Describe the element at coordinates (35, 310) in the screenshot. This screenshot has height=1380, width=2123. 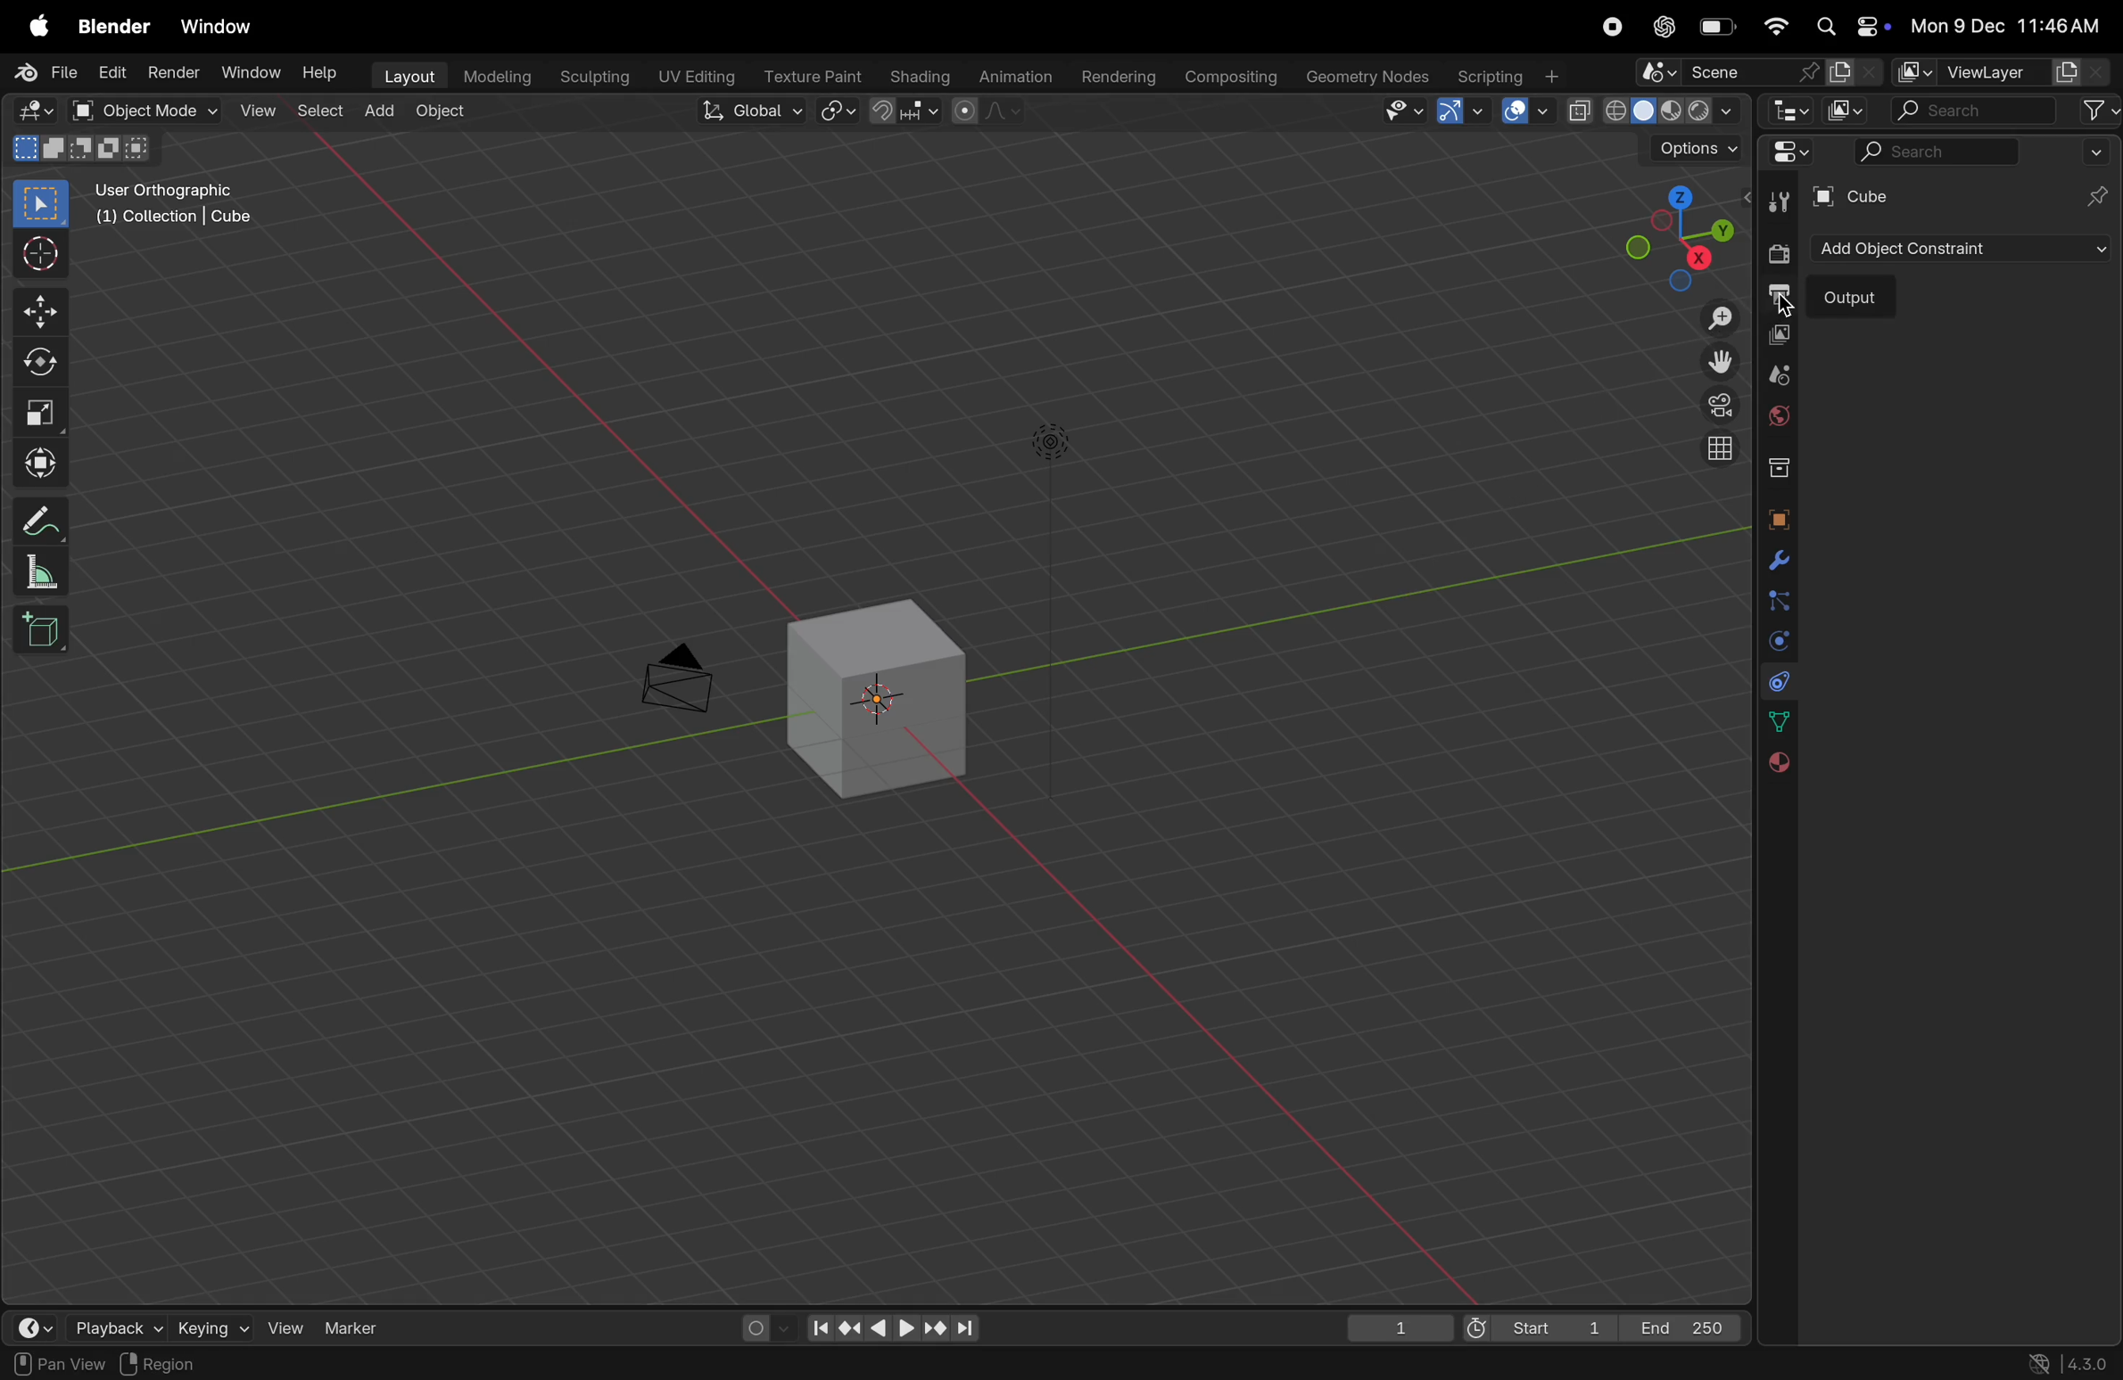
I see `move` at that location.